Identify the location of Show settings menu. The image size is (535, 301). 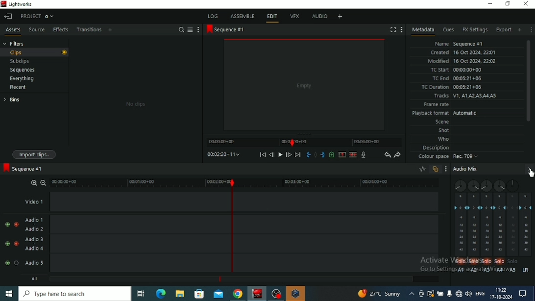
(401, 29).